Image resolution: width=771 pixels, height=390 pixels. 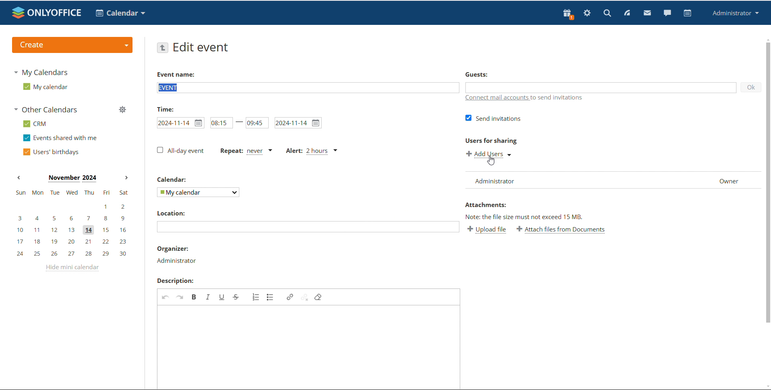 I want to click on add users, so click(x=489, y=154).